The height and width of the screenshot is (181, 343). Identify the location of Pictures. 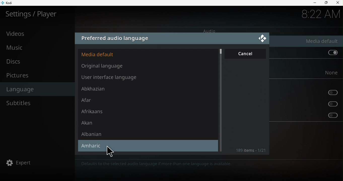
(37, 76).